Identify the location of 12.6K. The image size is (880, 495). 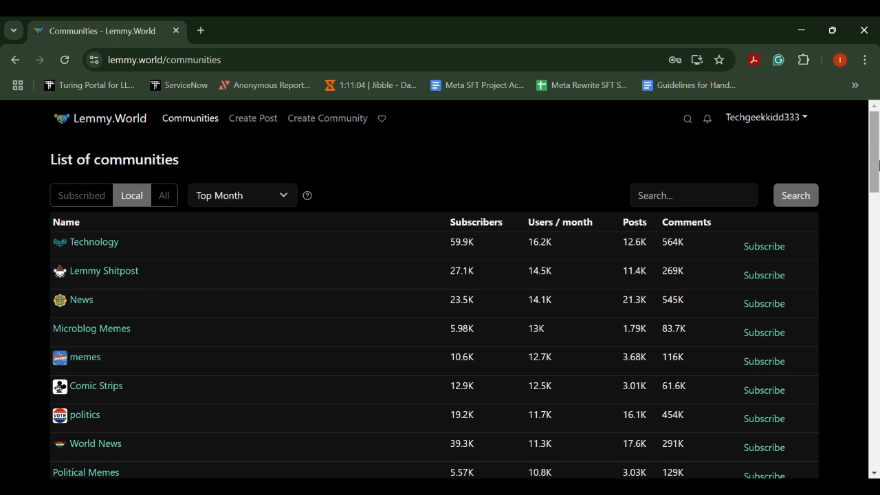
(635, 243).